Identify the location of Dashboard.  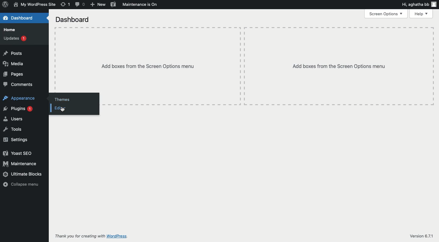
(19, 19).